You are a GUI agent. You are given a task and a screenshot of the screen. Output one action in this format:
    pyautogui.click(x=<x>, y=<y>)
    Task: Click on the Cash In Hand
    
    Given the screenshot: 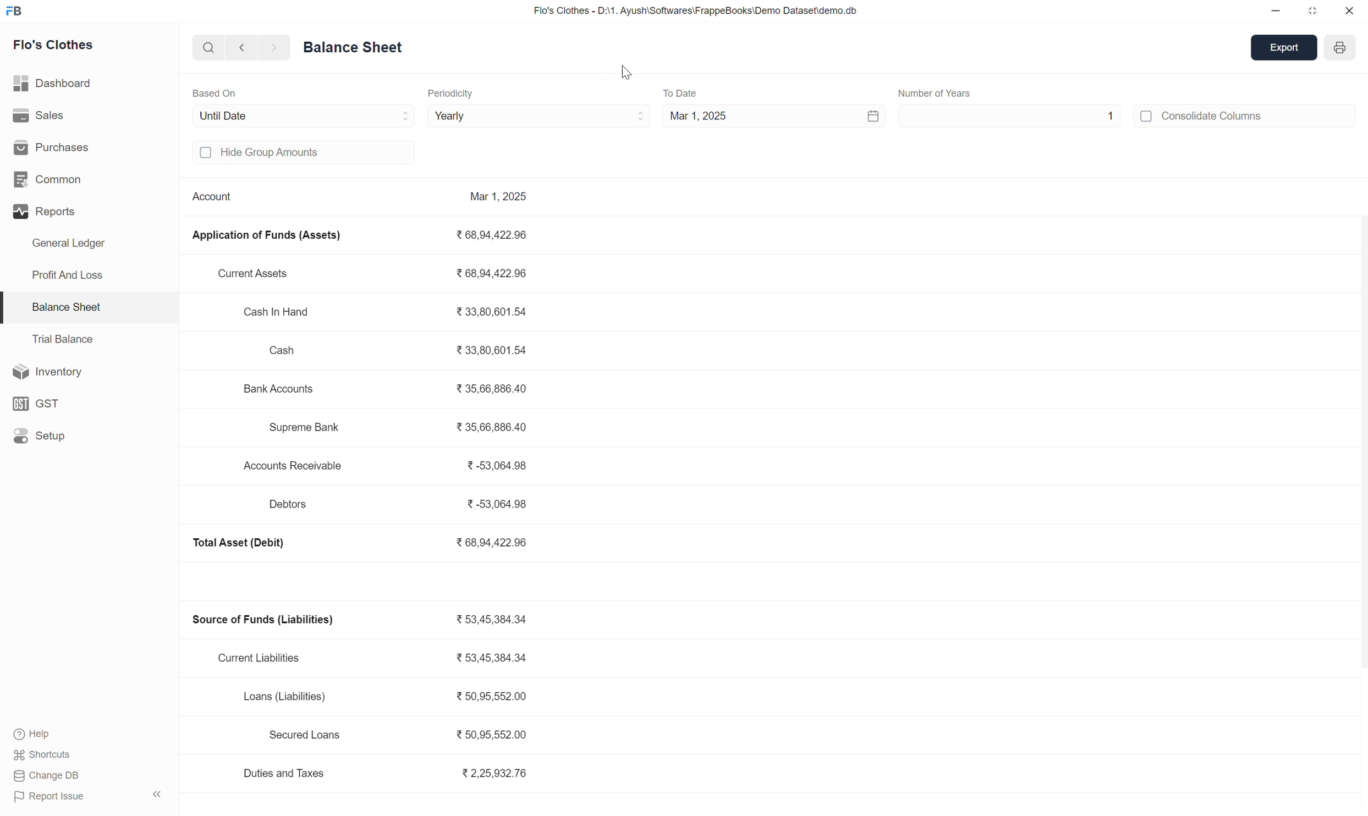 What is the action you would take?
    pyautogui.click(x=286, y=312)
    